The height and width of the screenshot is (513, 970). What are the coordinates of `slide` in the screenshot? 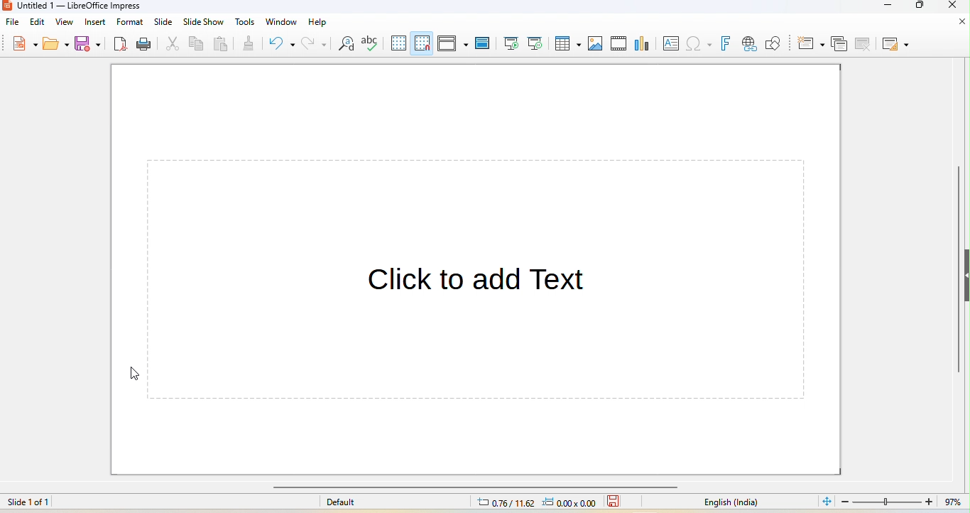 It's located at (164, 22).